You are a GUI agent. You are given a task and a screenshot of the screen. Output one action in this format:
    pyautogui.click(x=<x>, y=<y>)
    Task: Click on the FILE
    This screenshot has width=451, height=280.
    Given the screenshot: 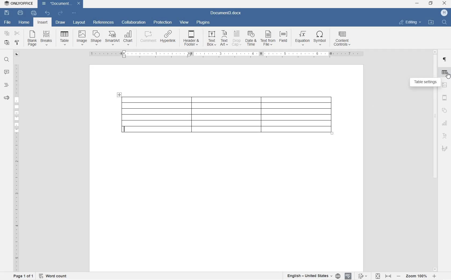 What is the action you would take?
    pyautogui.click(x=8, y=23)
    